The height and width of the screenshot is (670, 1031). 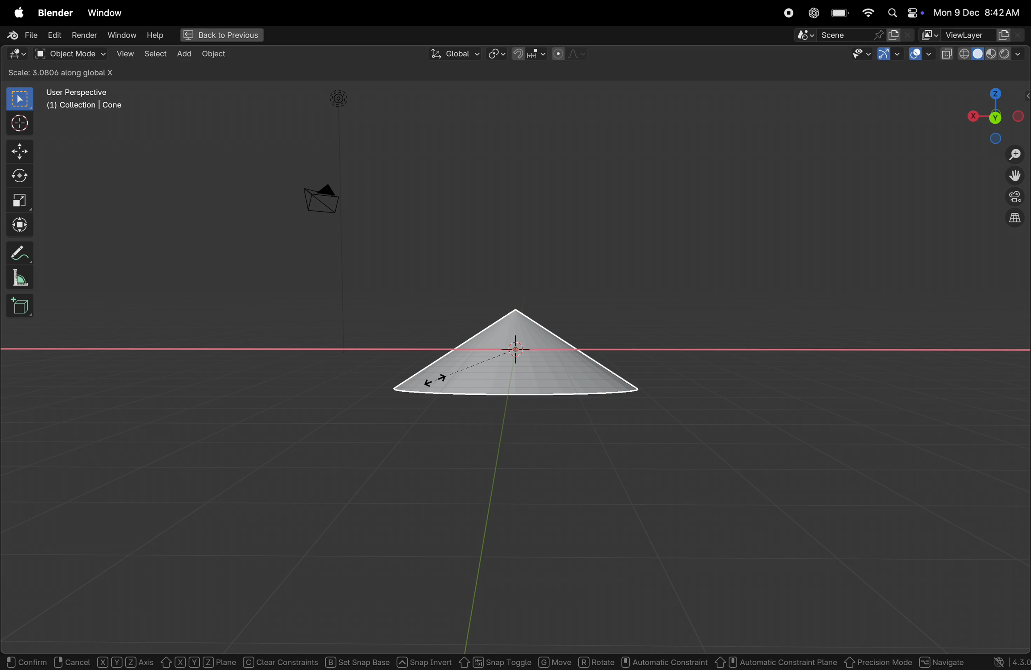 I want to click on view layer, so click(x=974, y=33).